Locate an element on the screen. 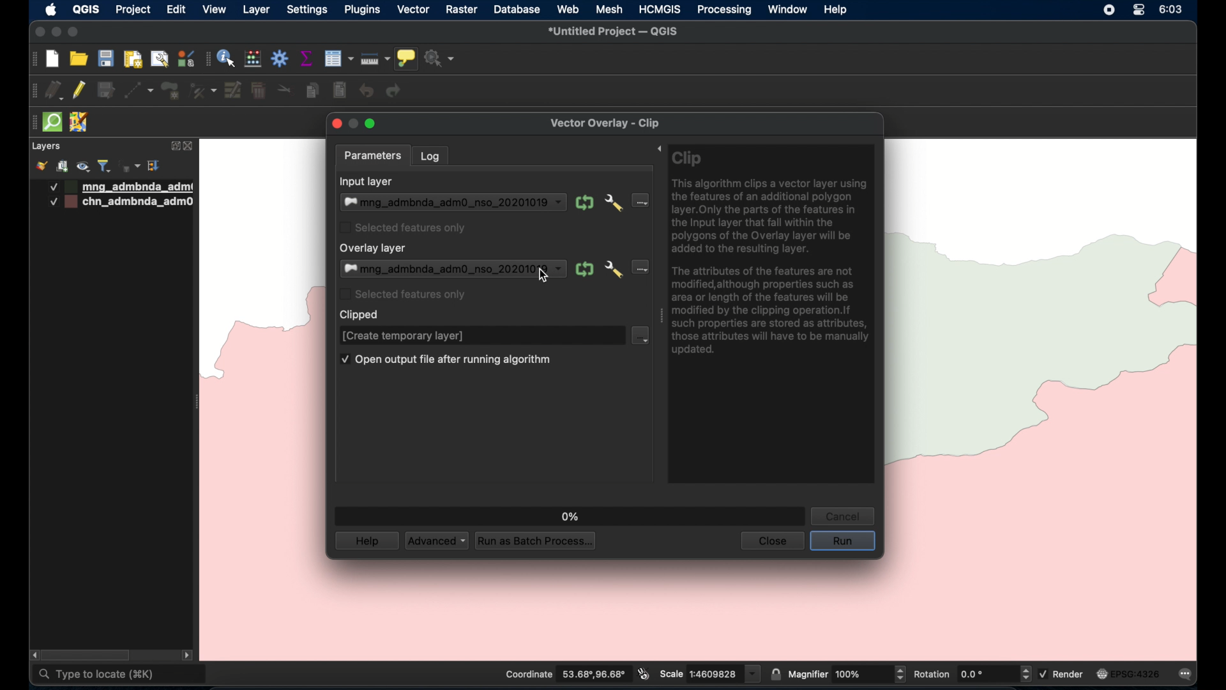  inactive minimize button is located at coordinates (353, 125).